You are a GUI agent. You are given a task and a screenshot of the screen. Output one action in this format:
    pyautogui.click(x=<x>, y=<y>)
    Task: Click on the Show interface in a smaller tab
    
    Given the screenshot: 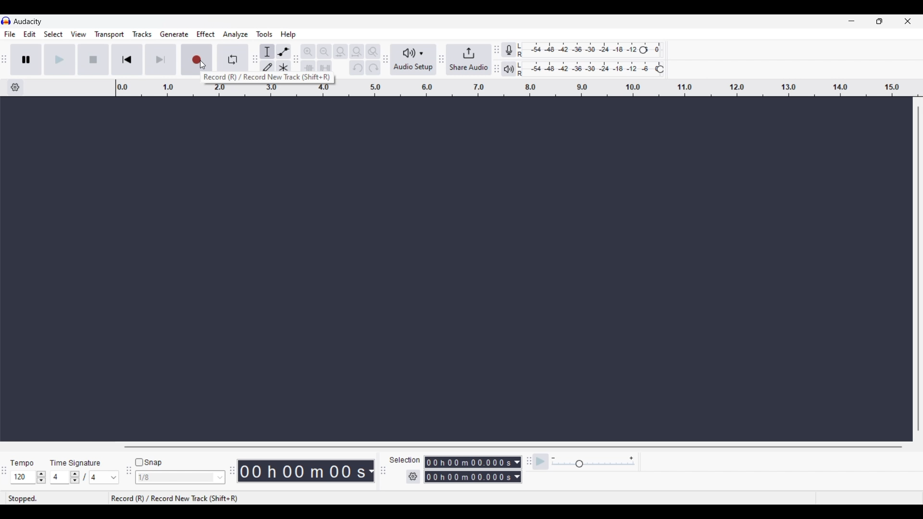 What is the action you would take?
    pyautogui.click(x=880, y=21)
    